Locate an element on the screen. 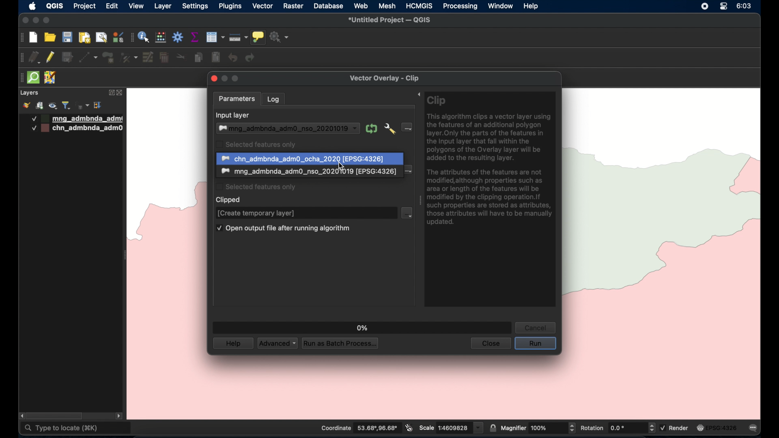 The width and height of the screenshot is (779, 438). render is located at coordinates (676, 427).